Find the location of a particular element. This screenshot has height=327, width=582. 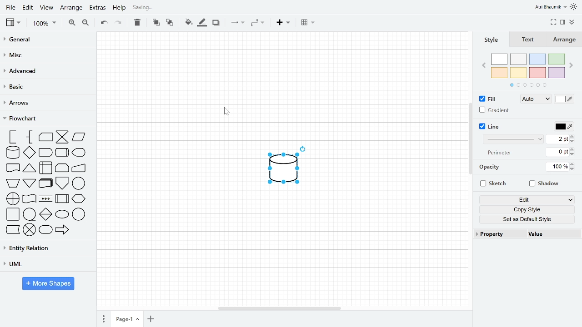

green is located at coordinates (558, 59).